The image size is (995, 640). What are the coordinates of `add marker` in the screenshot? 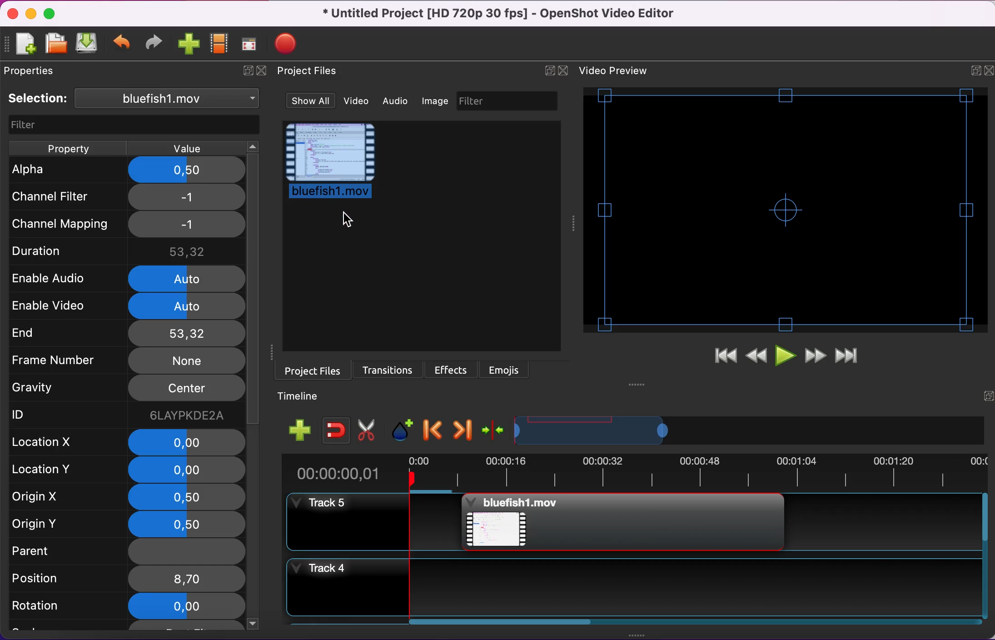 It's located at (405, 430).